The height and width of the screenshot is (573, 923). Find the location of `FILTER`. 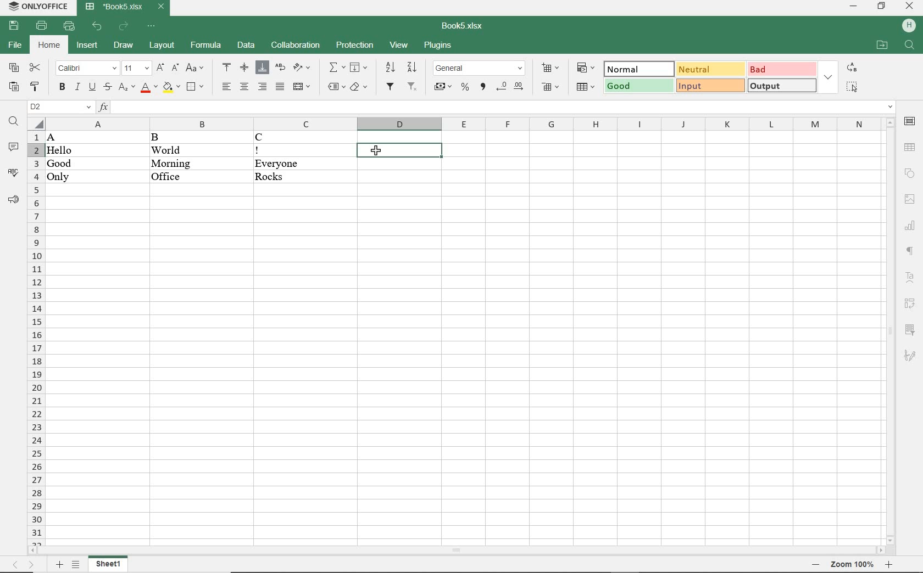

FILTER is located at coordinates (390, 86).